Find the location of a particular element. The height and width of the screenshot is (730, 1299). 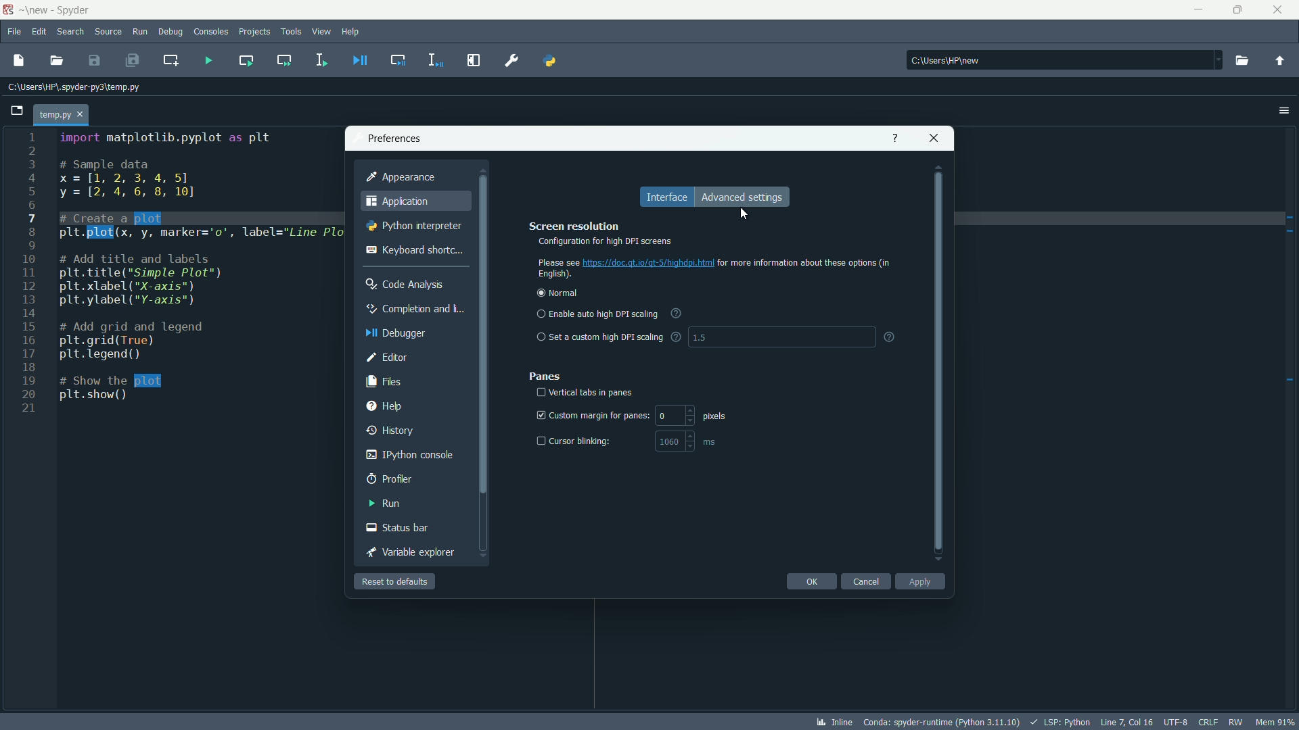

appearance is located at coordinates (401, 176).